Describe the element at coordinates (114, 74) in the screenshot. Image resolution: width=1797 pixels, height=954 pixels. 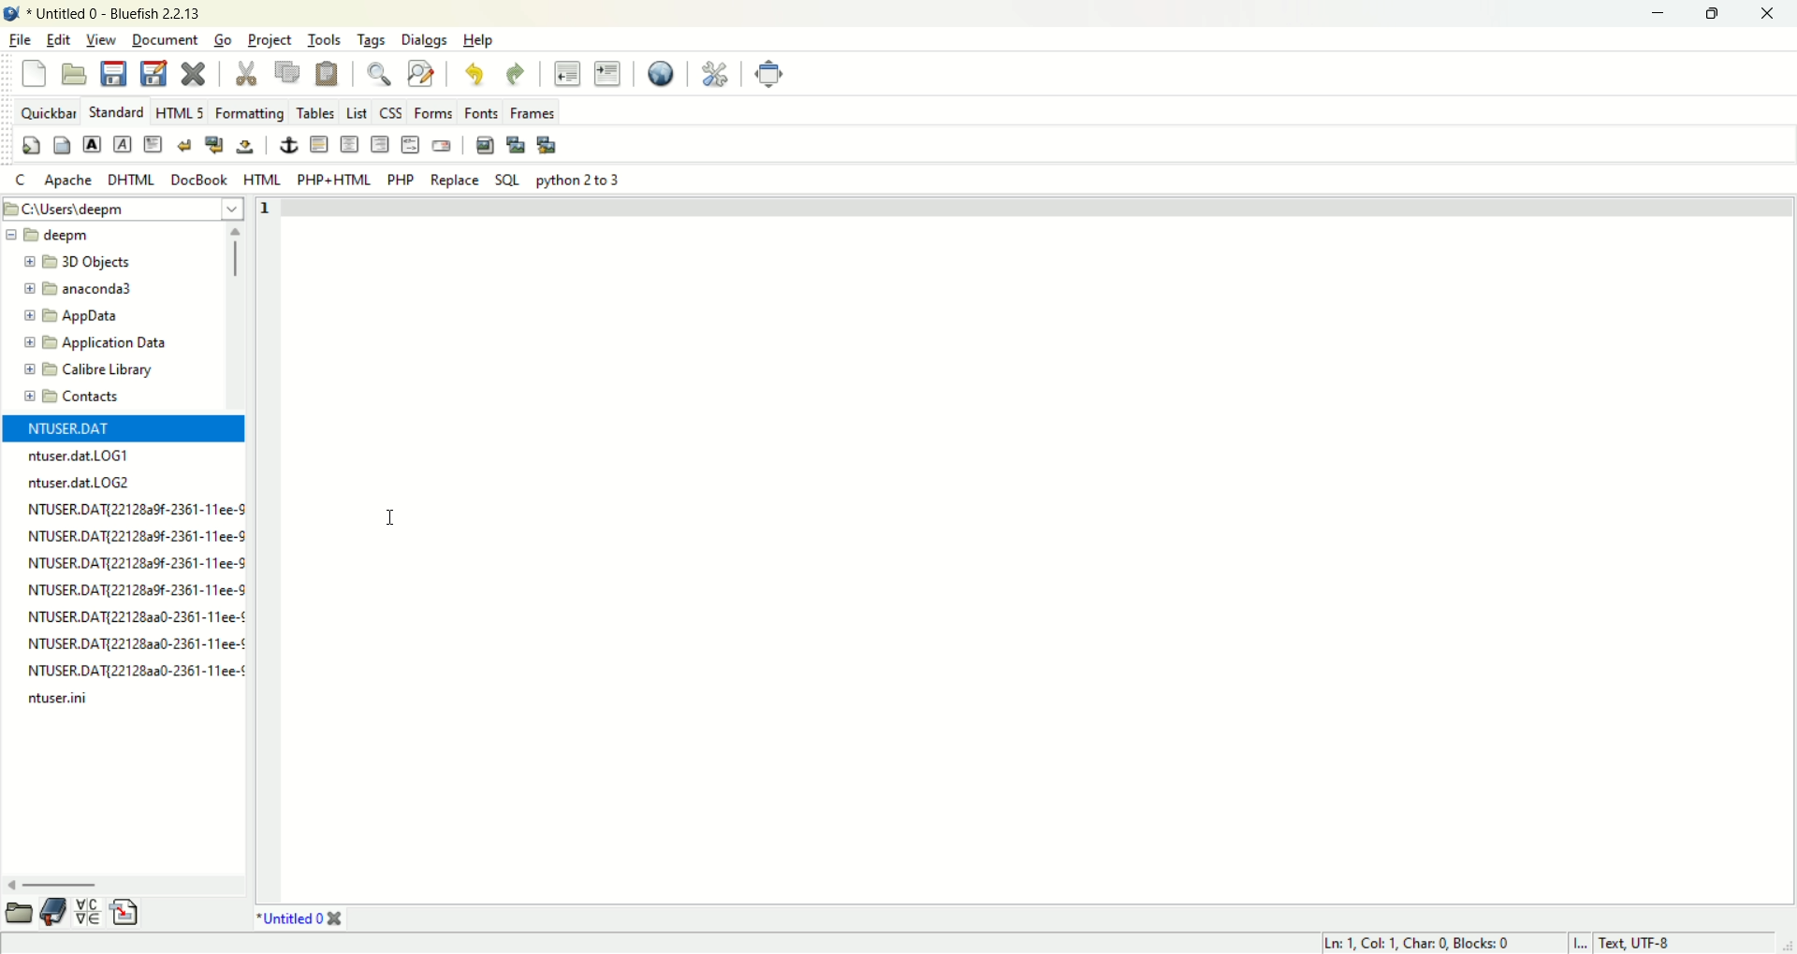
I see `save` at that location.